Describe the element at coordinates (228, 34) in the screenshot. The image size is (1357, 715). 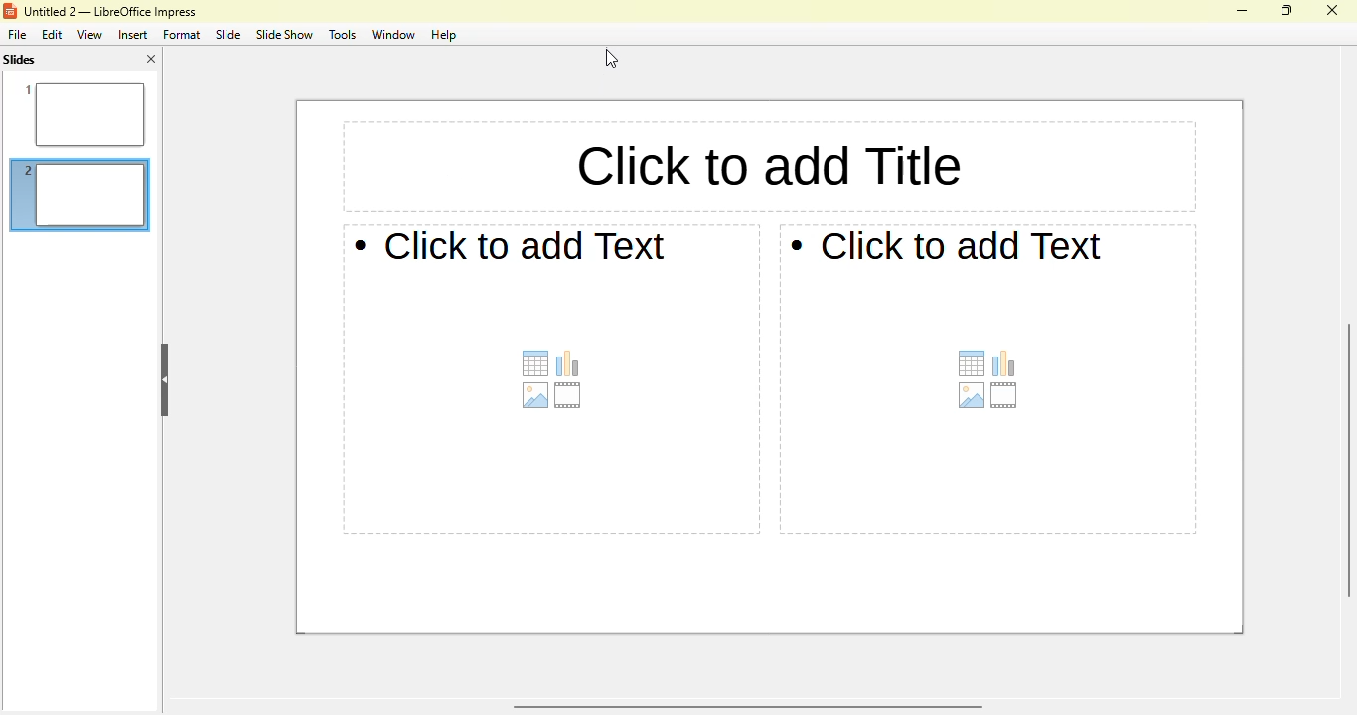
I see `slide` at that location.